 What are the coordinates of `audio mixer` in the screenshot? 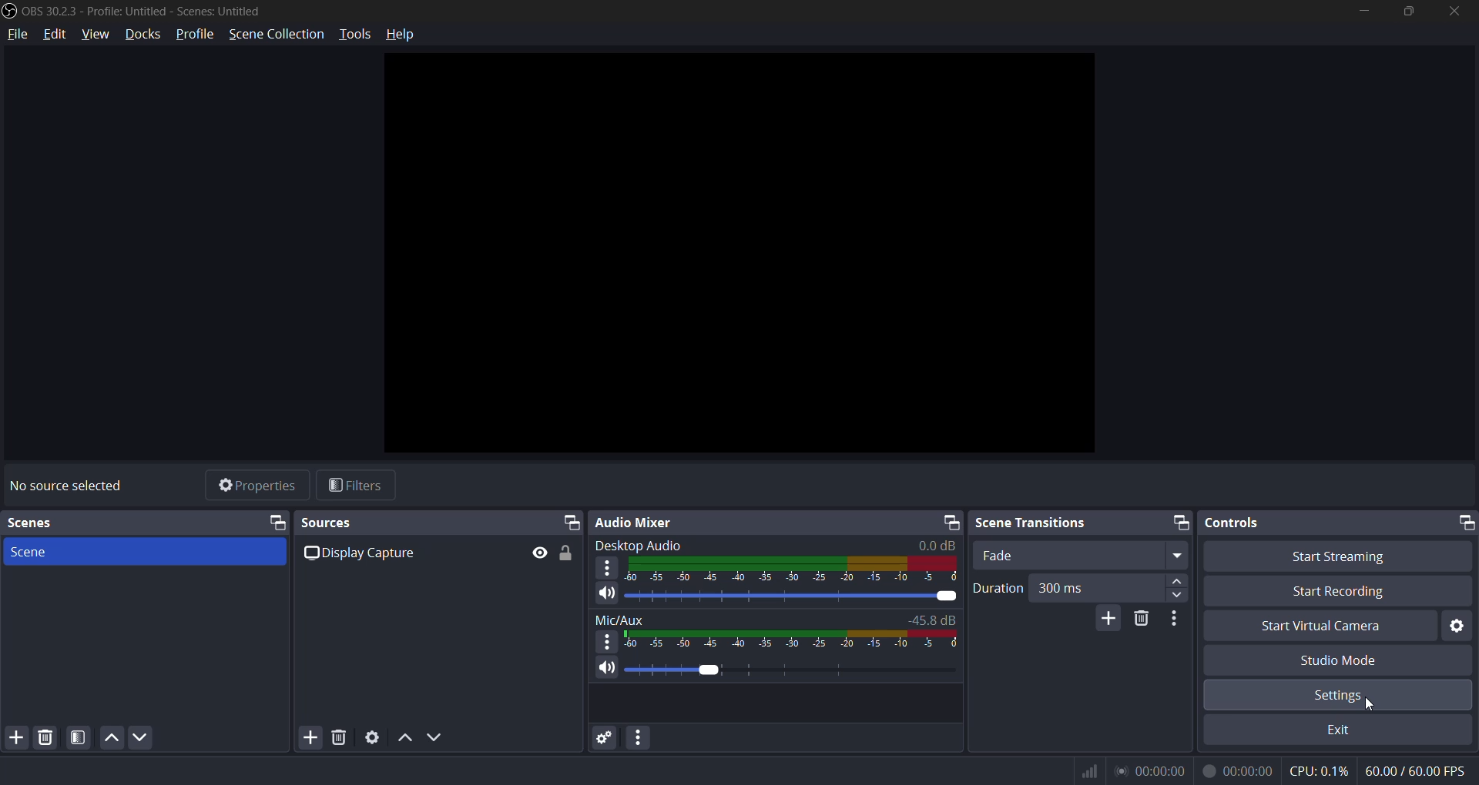 It's located at (762, 523).